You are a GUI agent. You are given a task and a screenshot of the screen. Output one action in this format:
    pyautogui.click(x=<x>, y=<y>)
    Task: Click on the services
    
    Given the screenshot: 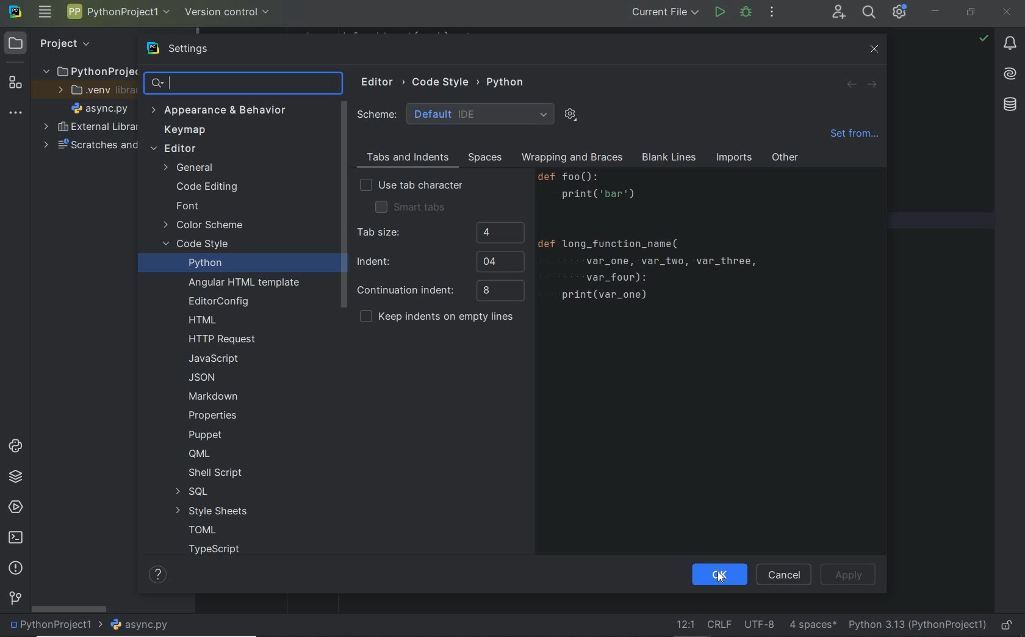 What is the action you would take?
    pyautogui.click(x=15, y=506)
    